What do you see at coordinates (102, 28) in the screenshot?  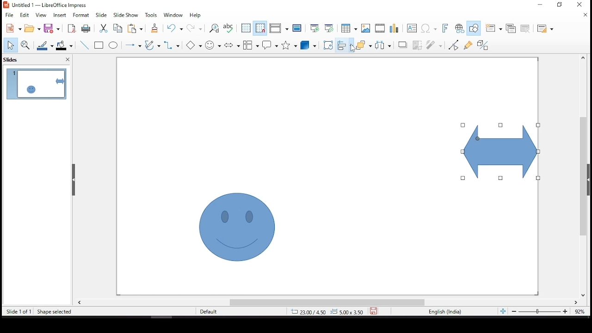 I see `cut` at bounding box center [102, 28].